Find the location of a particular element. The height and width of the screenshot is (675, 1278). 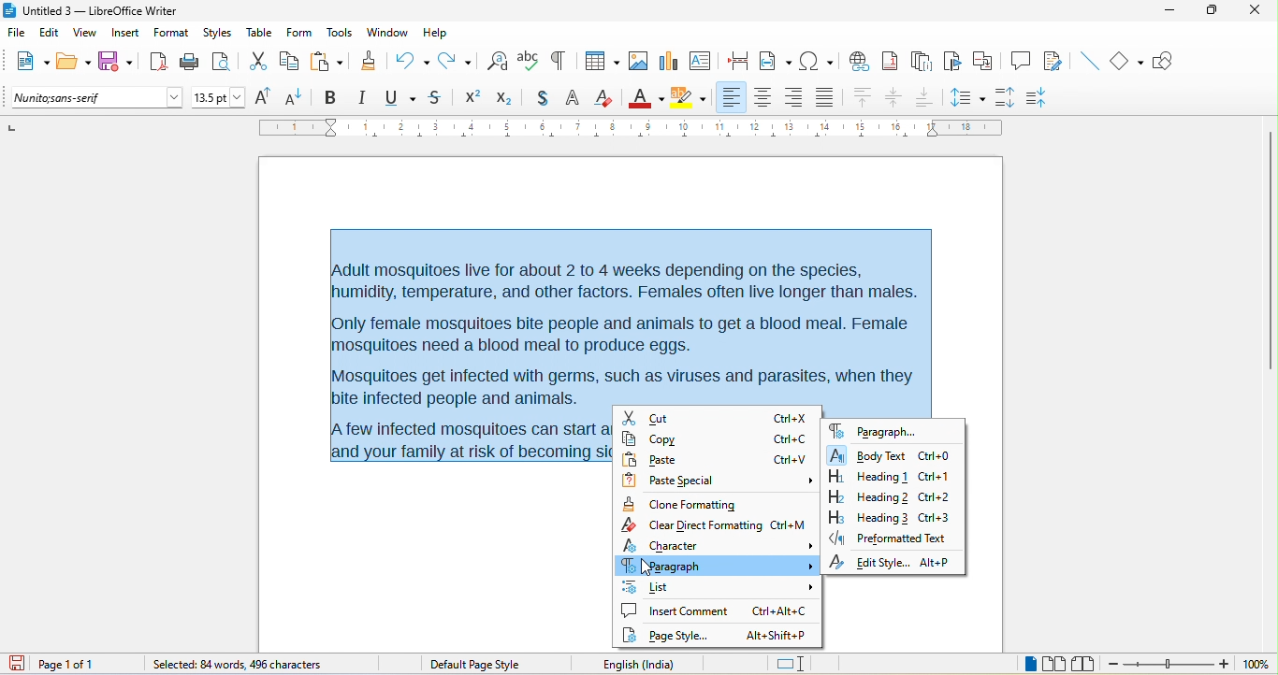

chart is located at coordinates (667, 60).